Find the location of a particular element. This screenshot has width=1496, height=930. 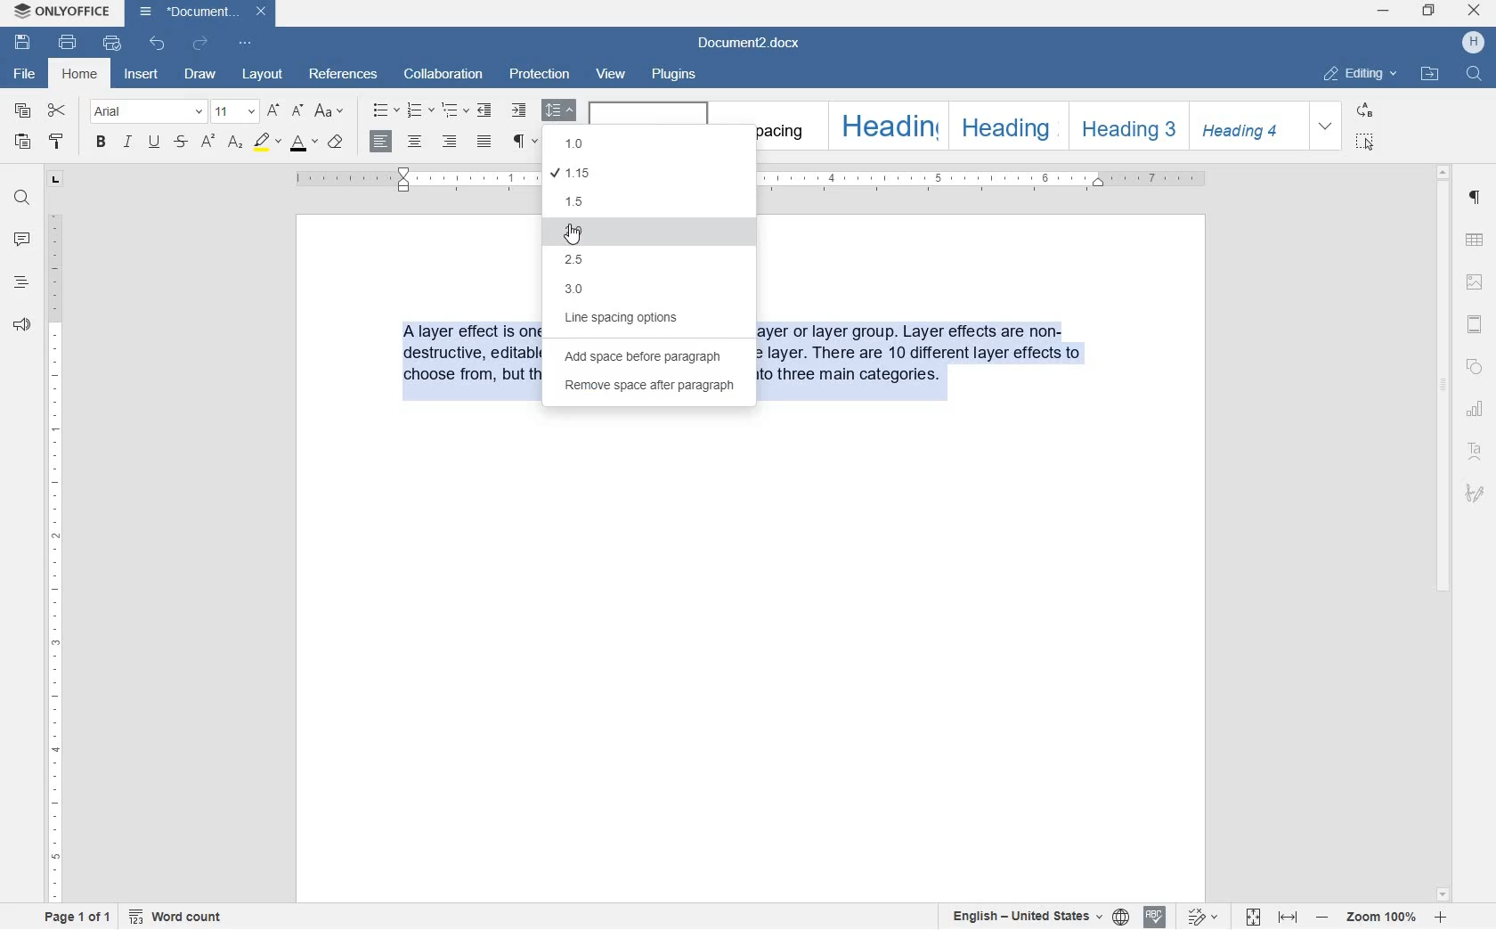

word count is located at coordinates (175, 918).